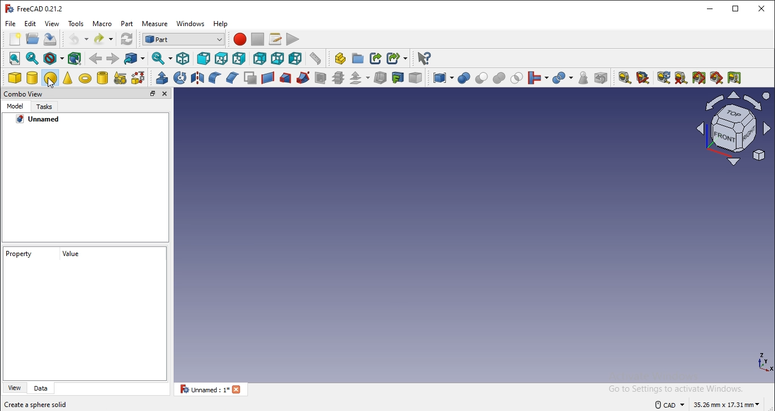 This screenshot has height=411, width=775. What do you see at coordinates (624, 77) in the screenshot?
I see `measure linear` at bounding box center [624, 77].